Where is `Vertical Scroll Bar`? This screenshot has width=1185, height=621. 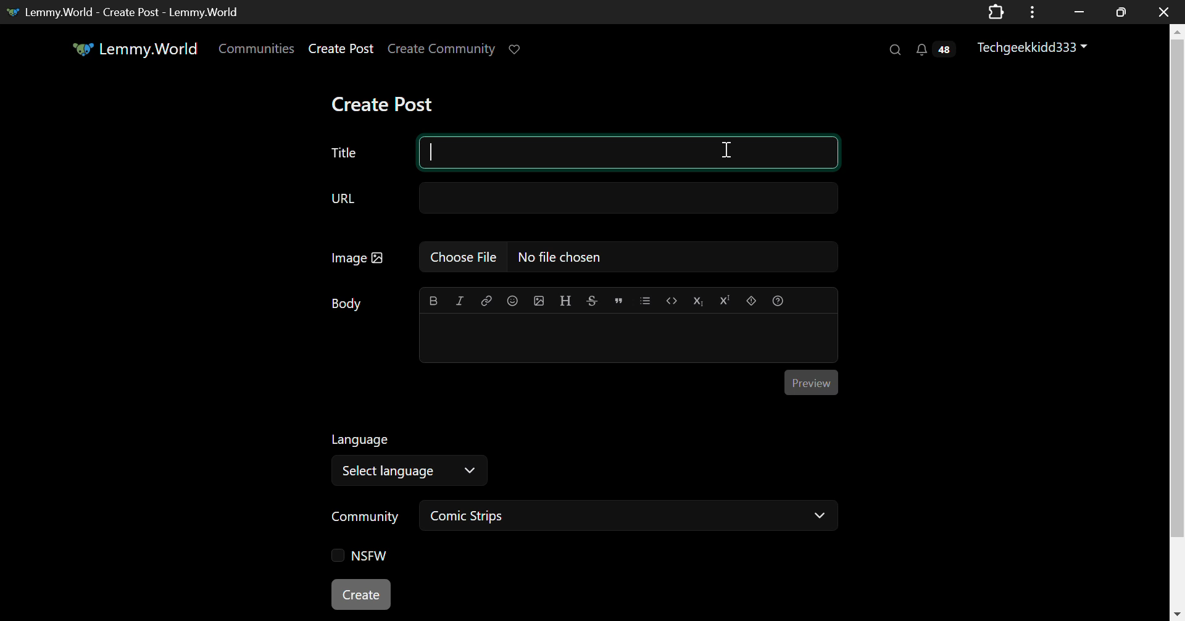 Vertical Scroll Bar is located at coordinates (1178, 328).